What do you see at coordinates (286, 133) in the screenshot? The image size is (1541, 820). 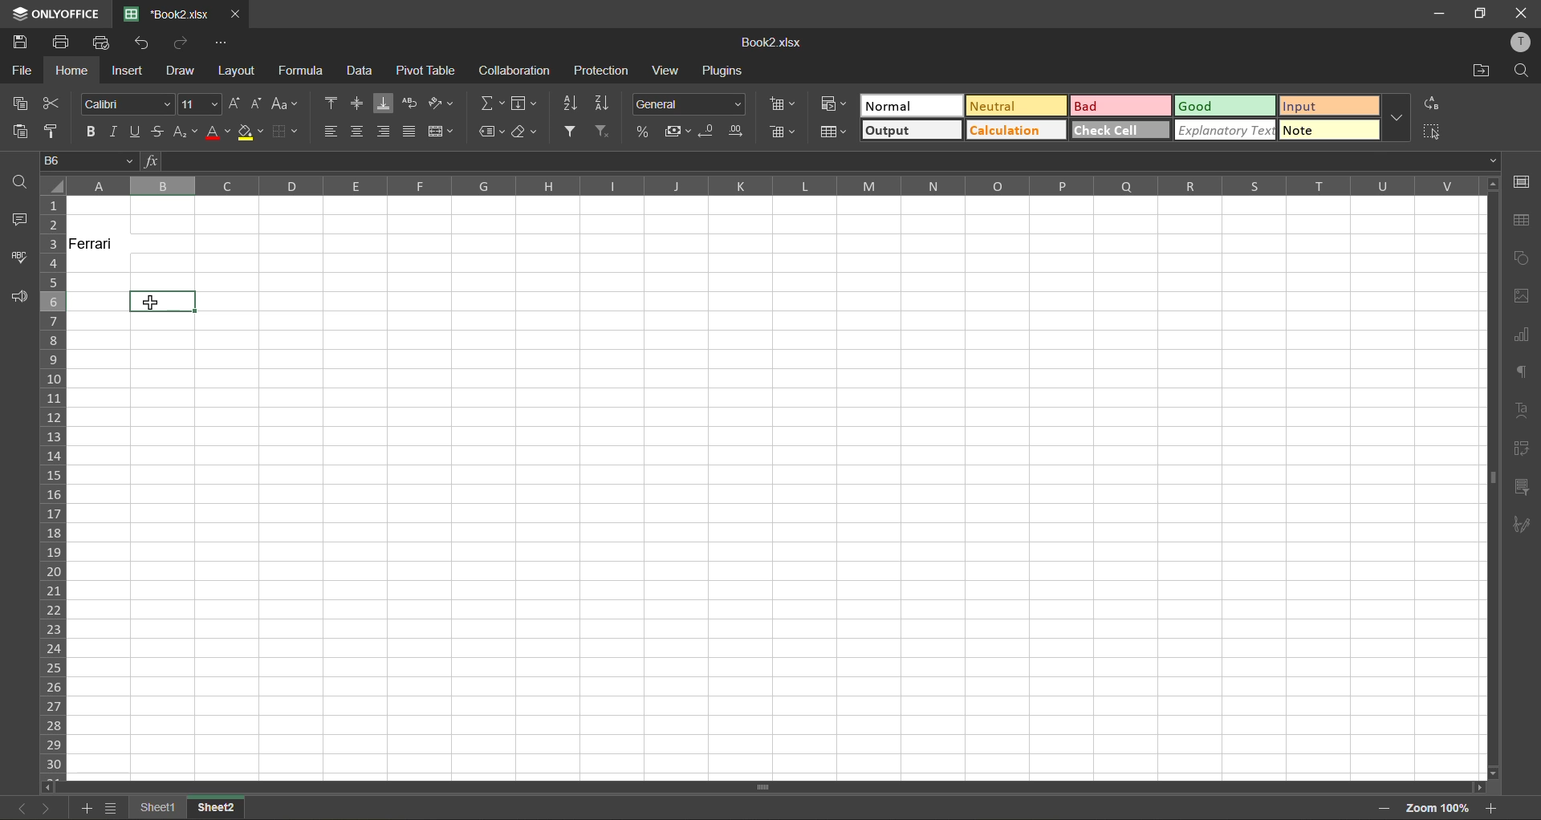 I see `borders` at bounding box center [286, 133].